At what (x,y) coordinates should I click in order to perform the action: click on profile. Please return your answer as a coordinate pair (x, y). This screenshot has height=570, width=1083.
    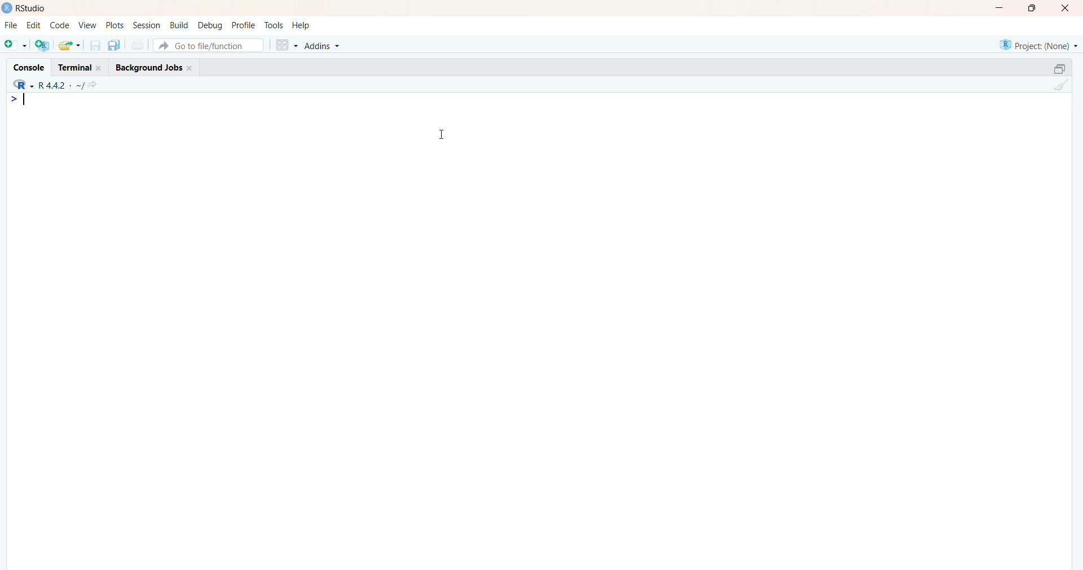
    Looking at the image, I should click on (244, 25).